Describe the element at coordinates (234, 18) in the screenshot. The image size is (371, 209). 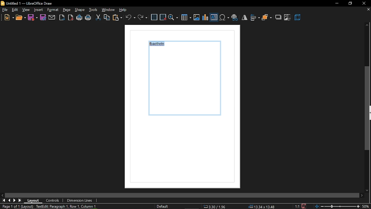
I see `insert hyperlink` at that location.